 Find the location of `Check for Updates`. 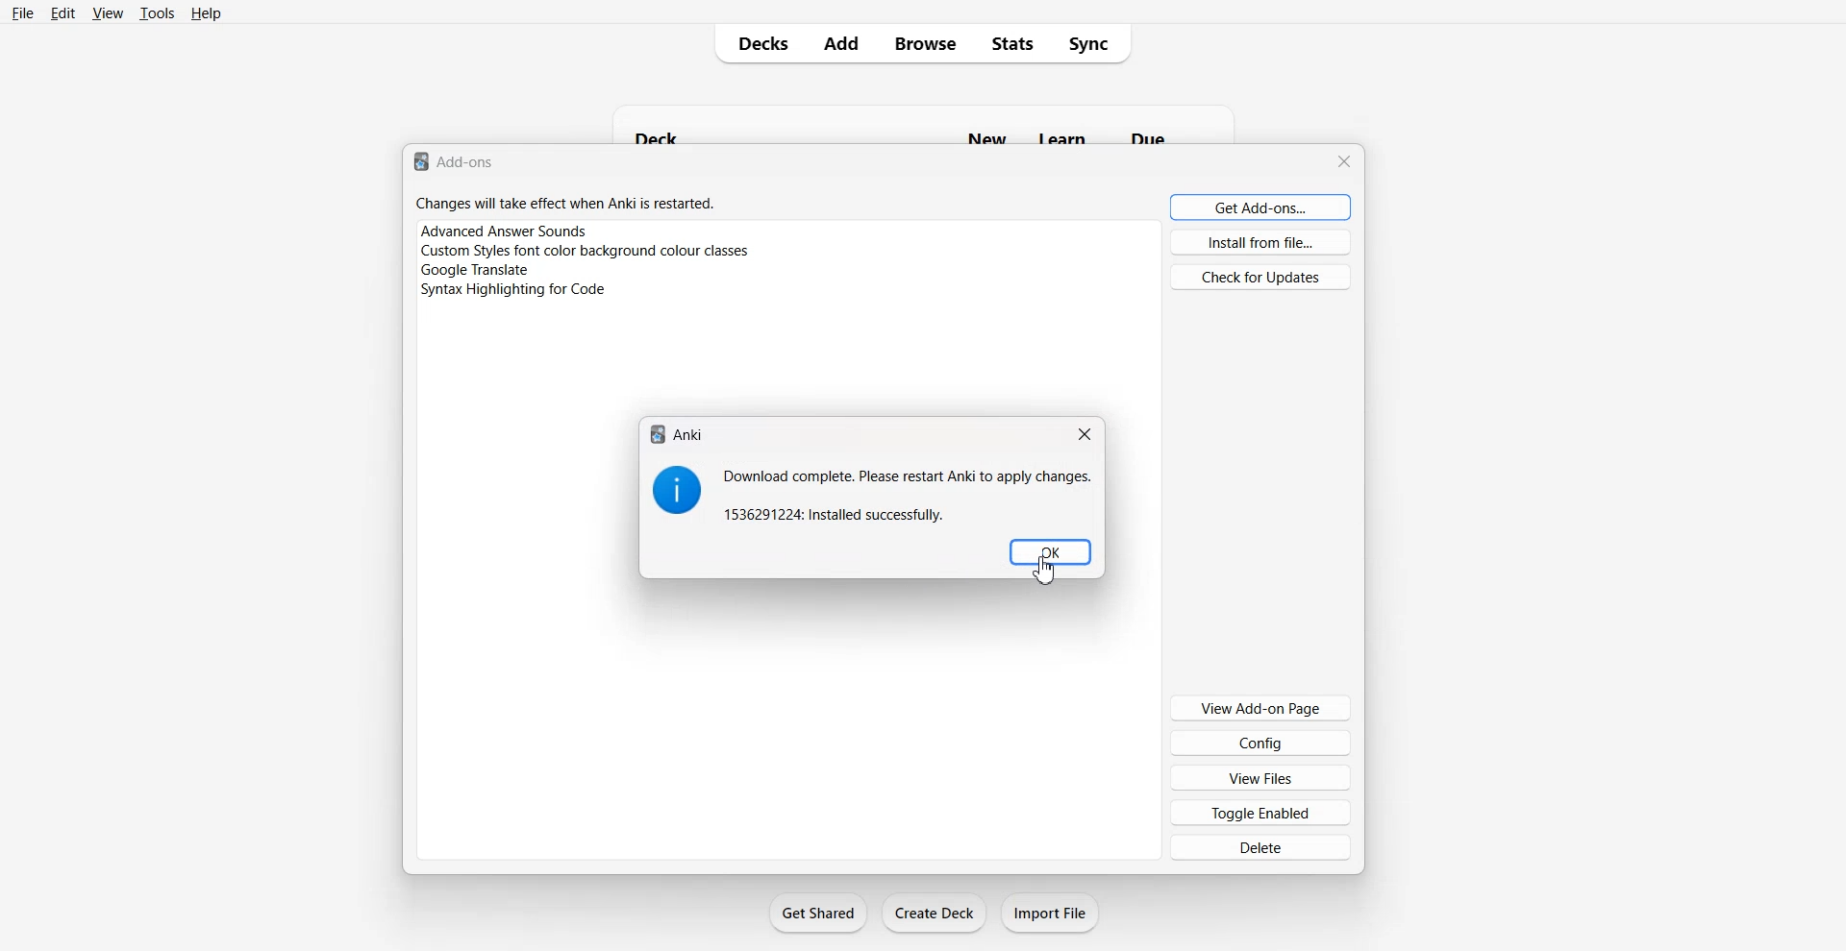

Check for Updates is located at coordinates (1260, 276).